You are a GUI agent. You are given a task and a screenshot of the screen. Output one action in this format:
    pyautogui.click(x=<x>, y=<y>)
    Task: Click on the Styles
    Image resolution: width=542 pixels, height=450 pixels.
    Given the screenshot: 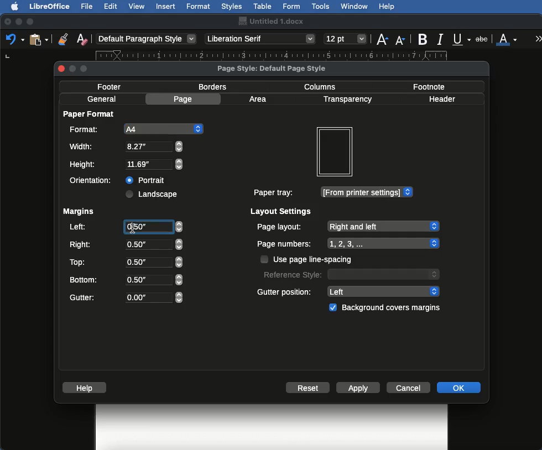 What is the action you would take?
    pyautogui.click(x=231, y=6)
    